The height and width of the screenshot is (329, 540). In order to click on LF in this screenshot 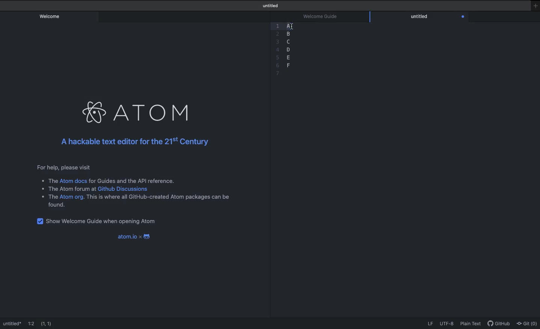, I will do `click(431, 324)`.